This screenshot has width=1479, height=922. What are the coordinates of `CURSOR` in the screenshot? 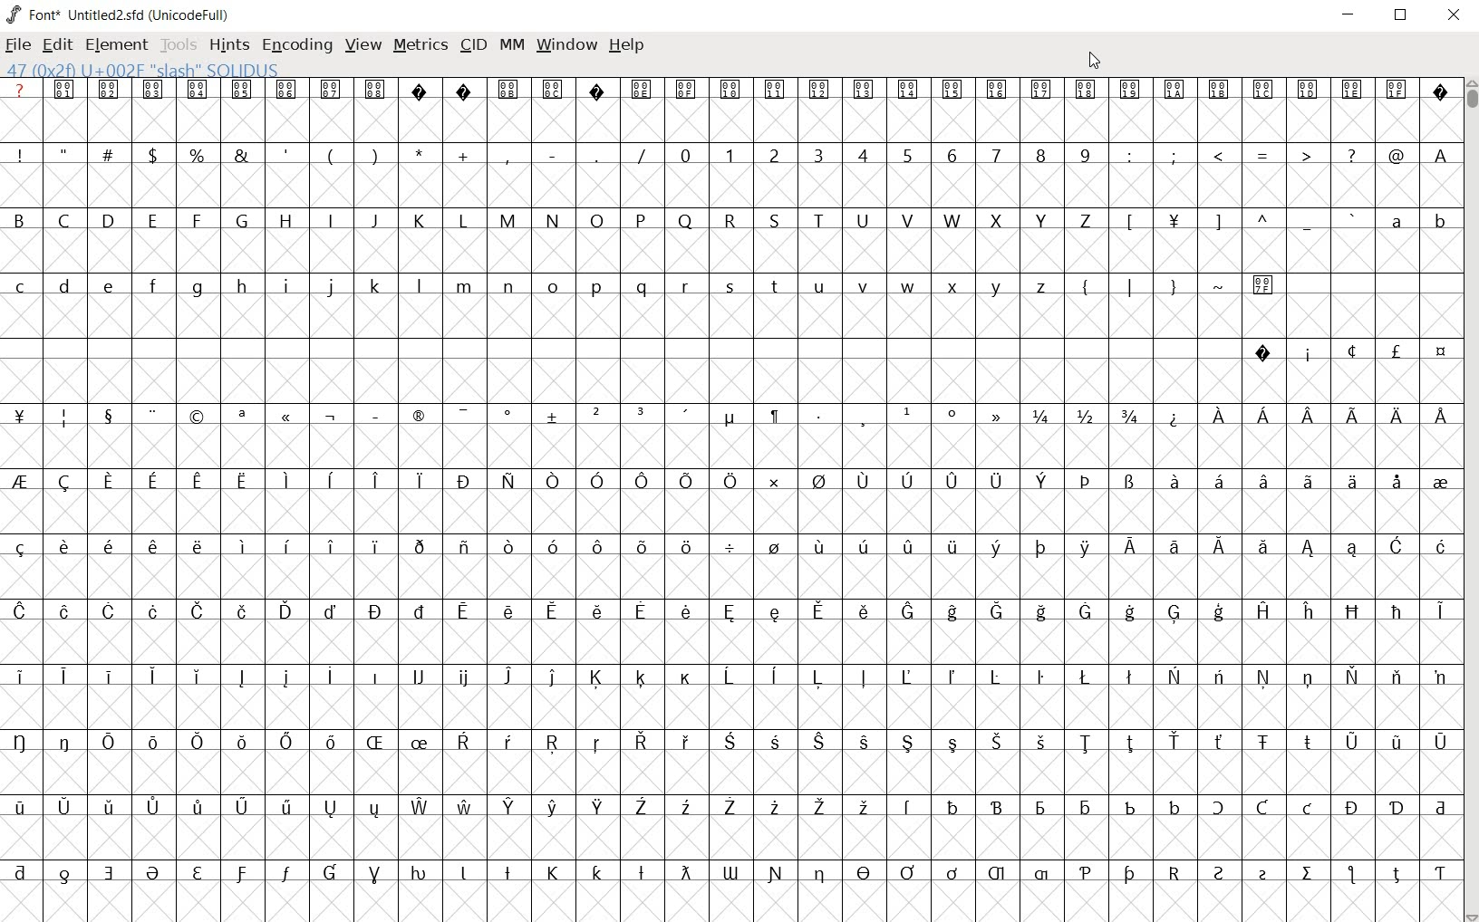 It's located at (1470, 501).